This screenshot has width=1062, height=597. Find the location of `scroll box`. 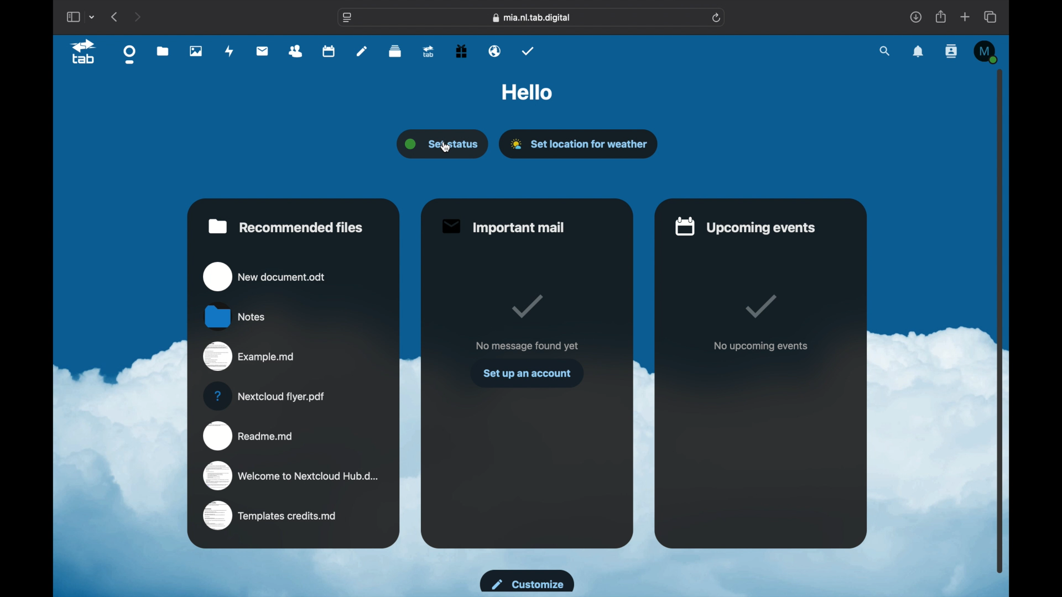

scroll box is located at coordinates (1000, 321).